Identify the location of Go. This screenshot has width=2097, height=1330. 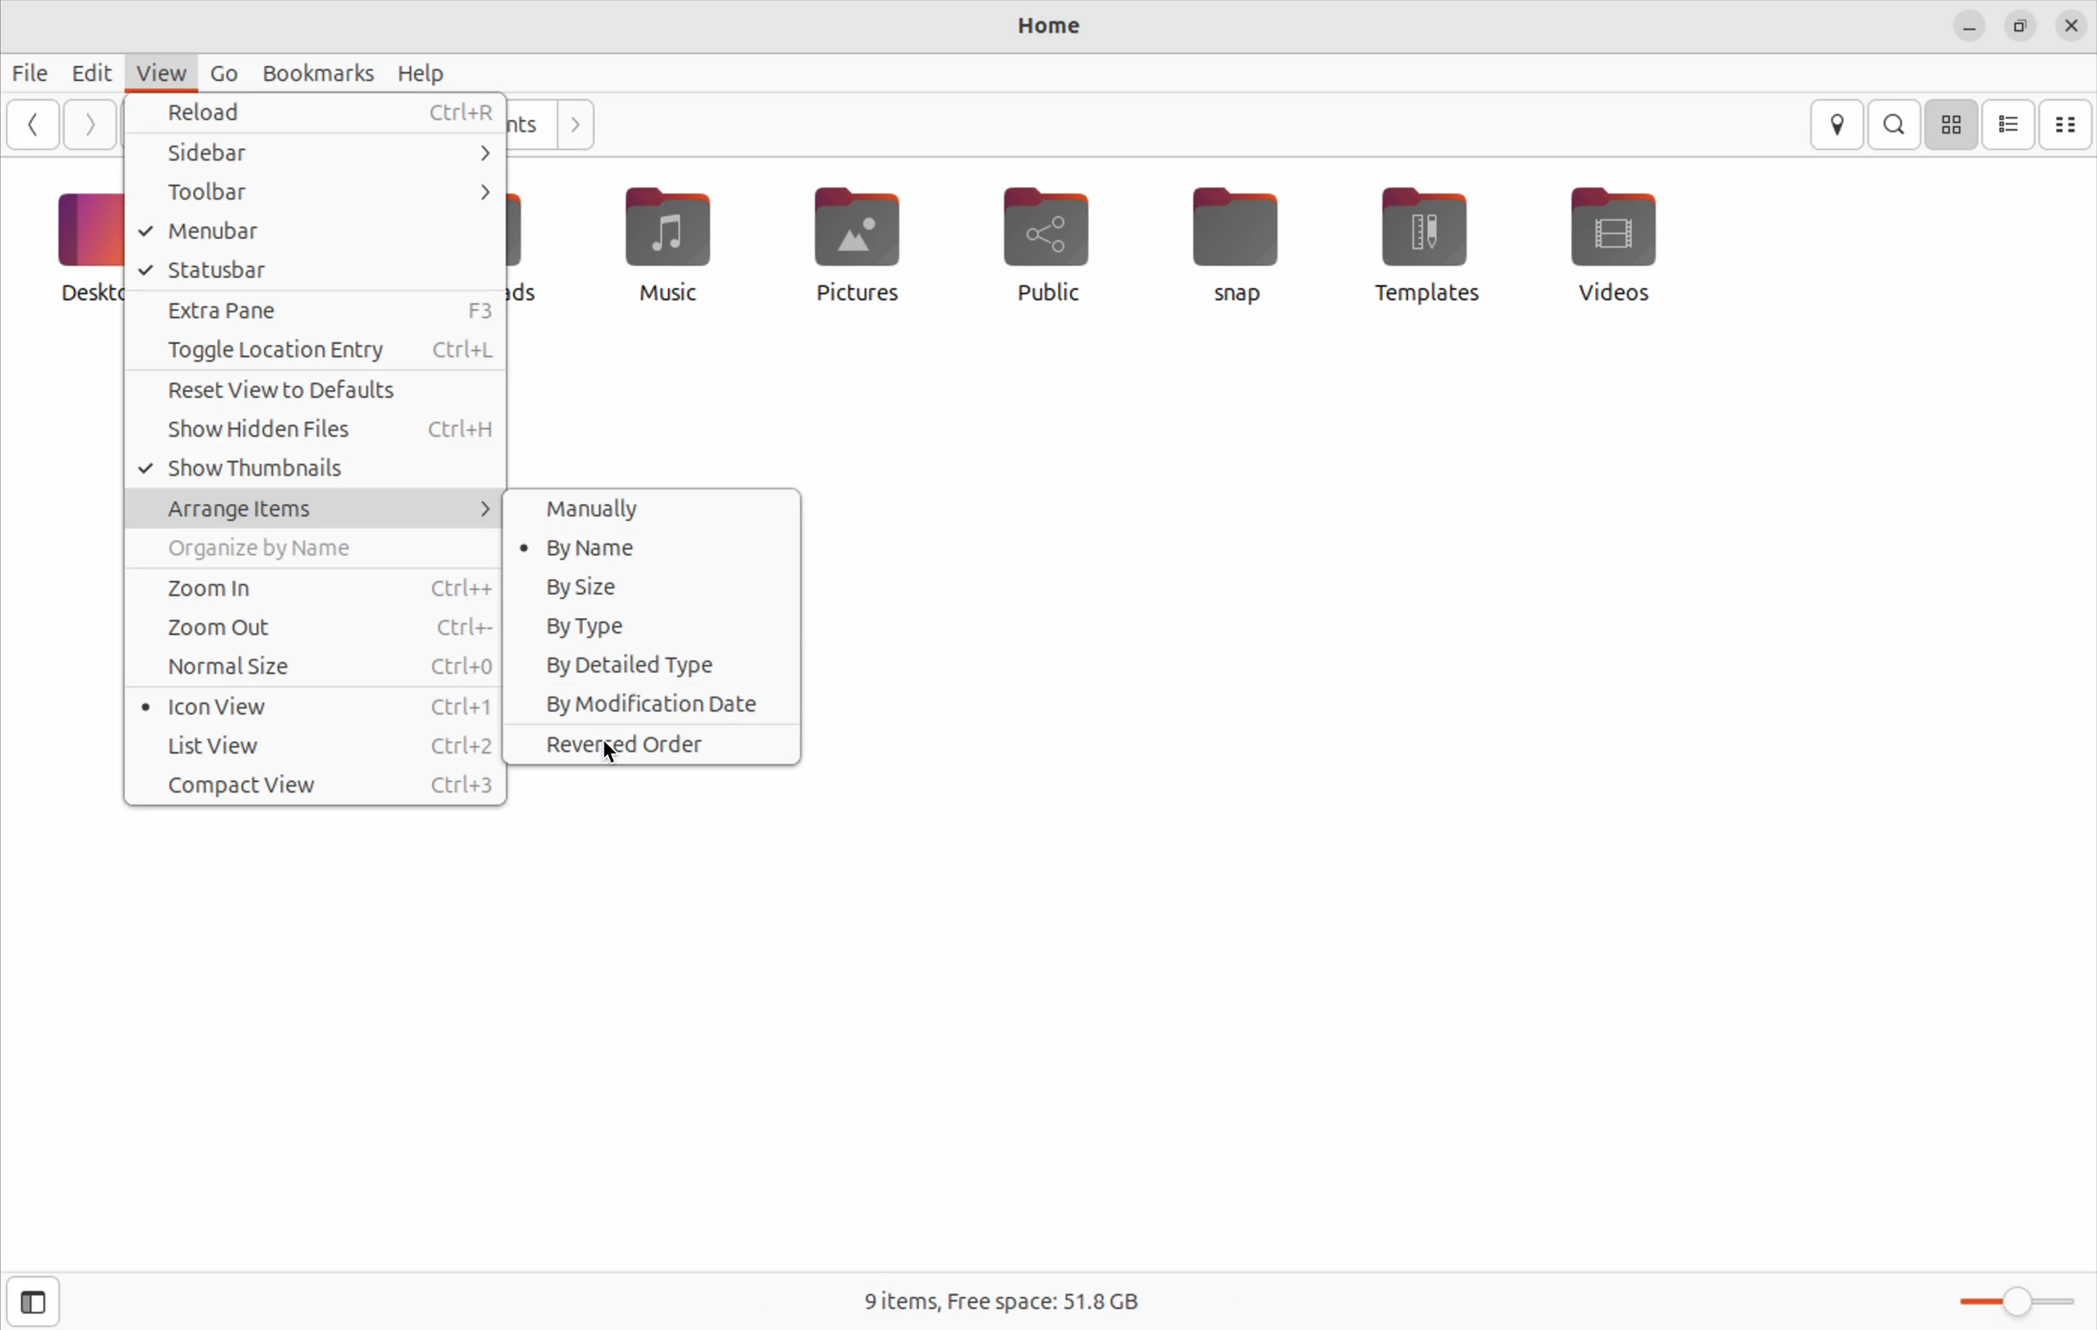
(225, 76).